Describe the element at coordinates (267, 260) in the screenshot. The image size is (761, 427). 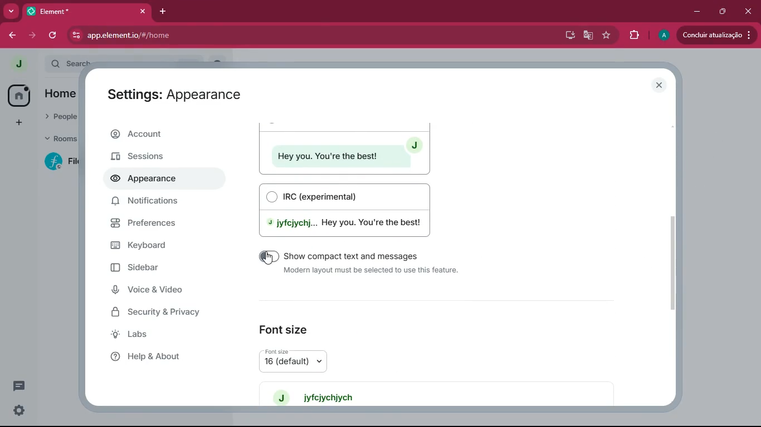
I see `cursor` at that location.